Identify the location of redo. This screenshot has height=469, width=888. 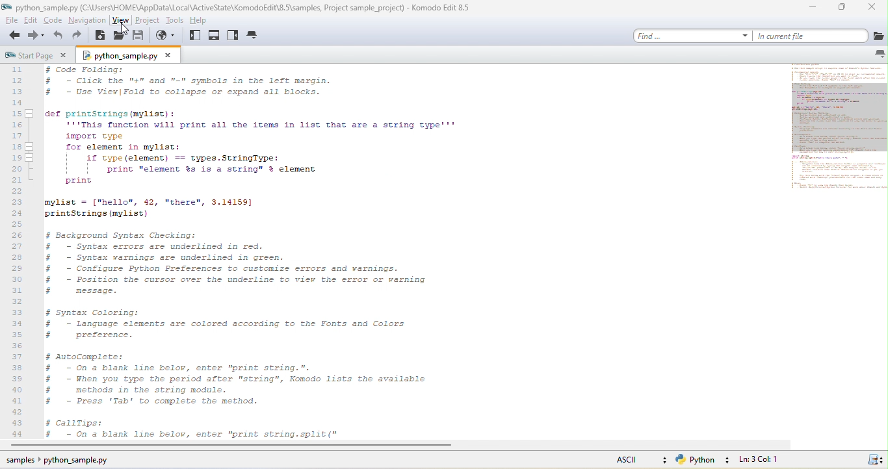
(78, 38).